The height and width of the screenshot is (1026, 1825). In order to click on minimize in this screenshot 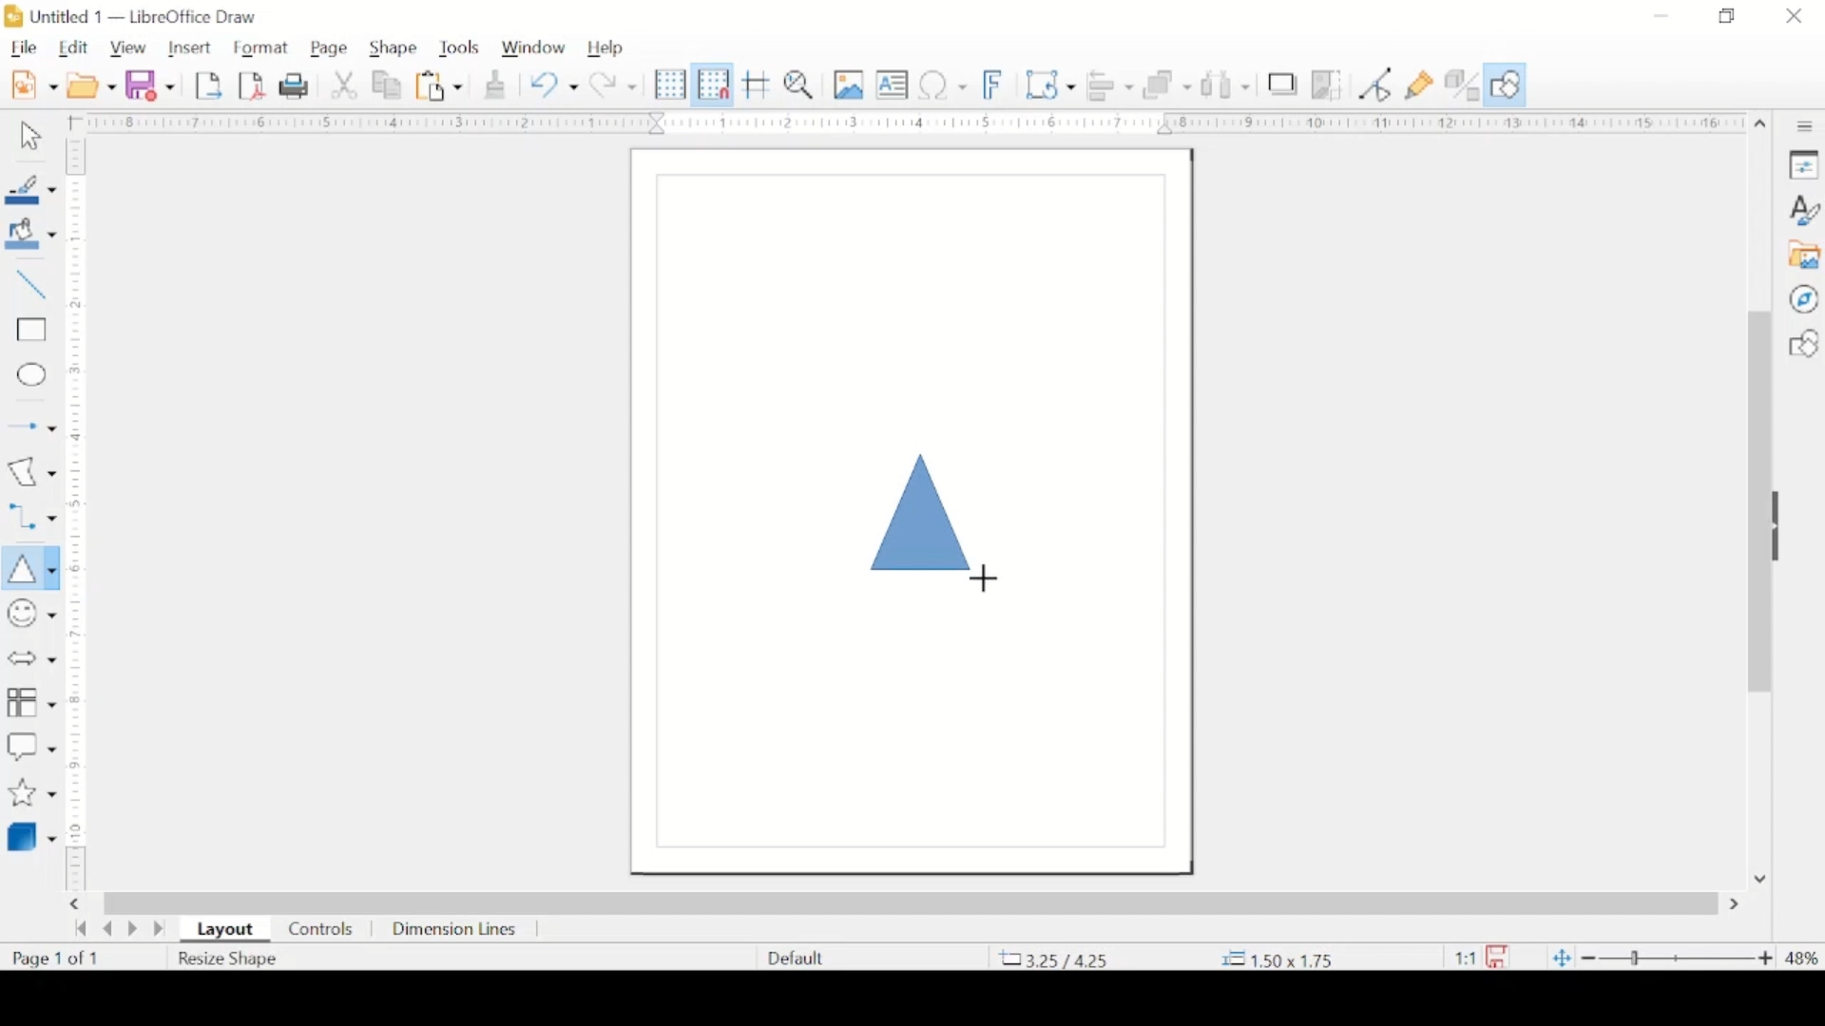, I will do `click(1659, 16)`.